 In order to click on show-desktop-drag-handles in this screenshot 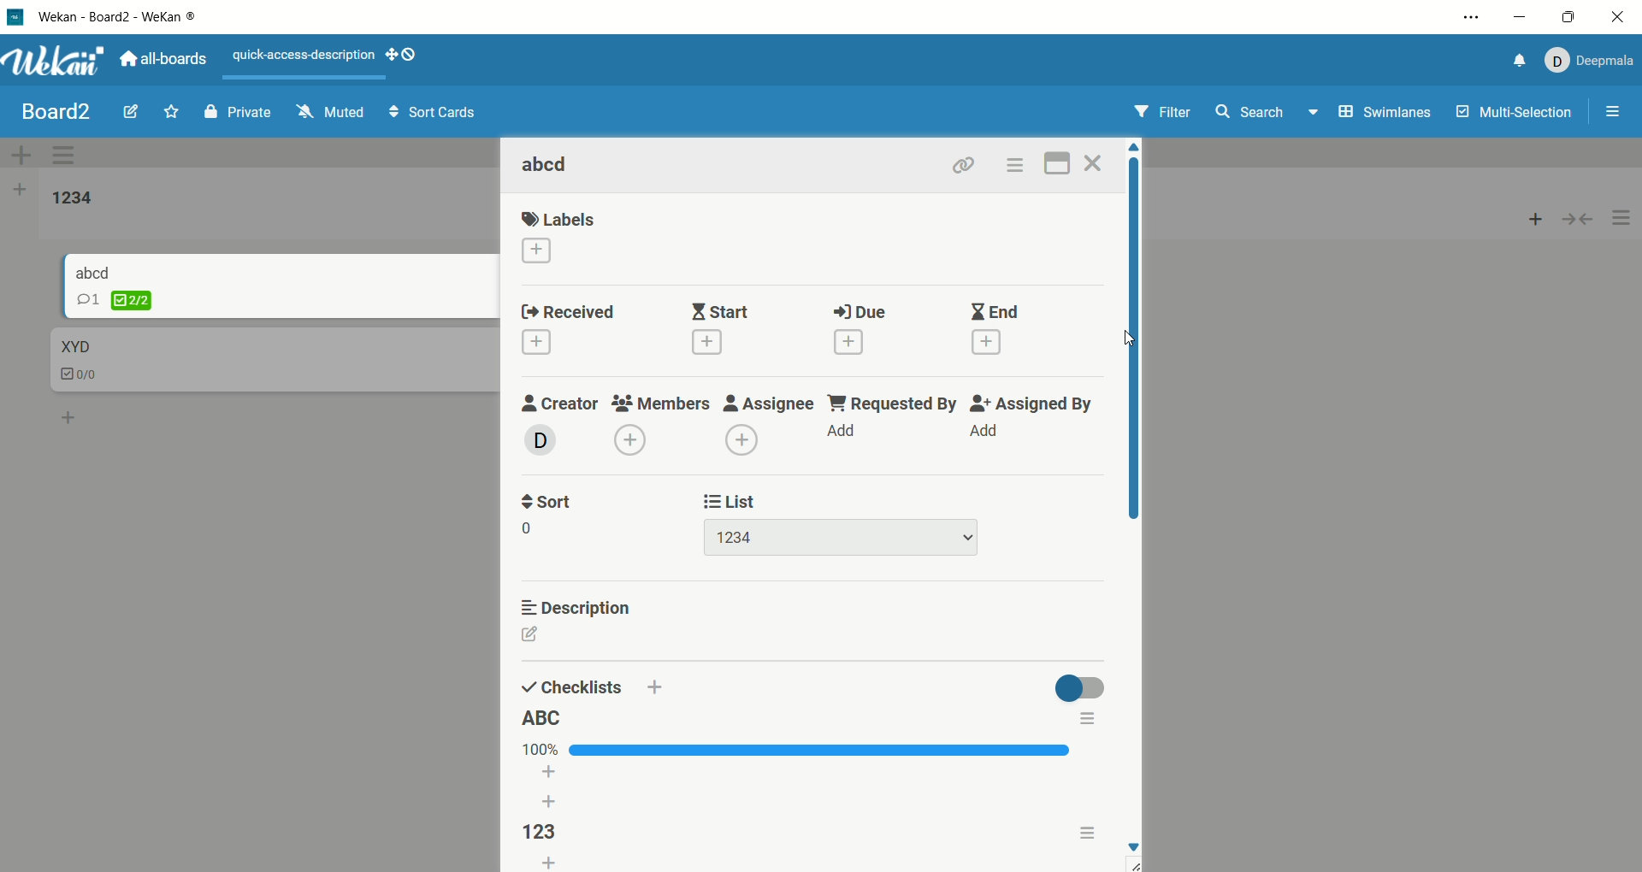, I will do `click(404, 54)`.